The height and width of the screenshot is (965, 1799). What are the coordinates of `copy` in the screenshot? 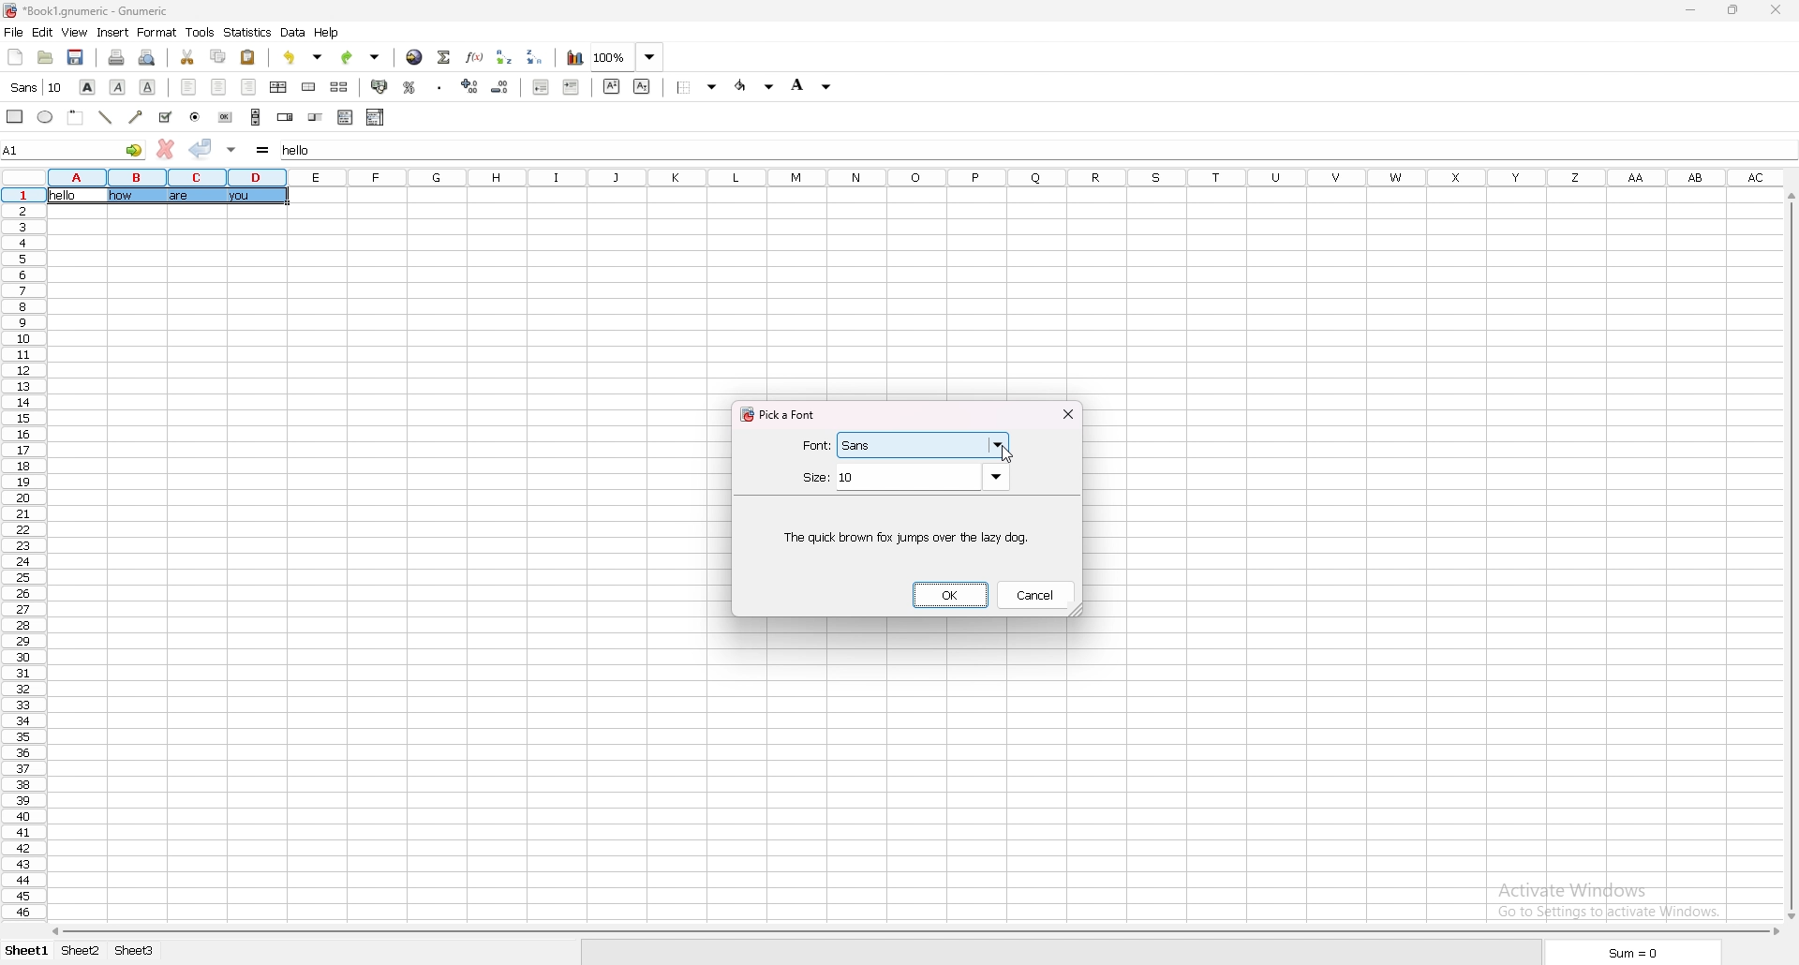 It's located at (217, 56).